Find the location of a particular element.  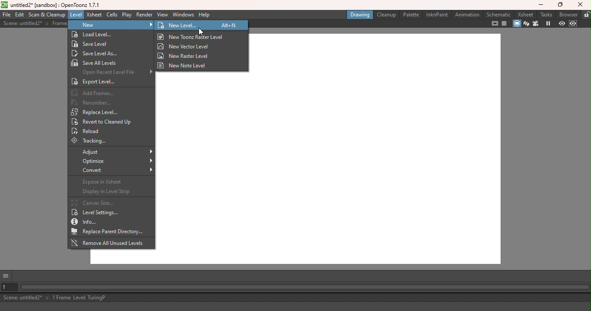

Reload is located at coordinates (90, 132).